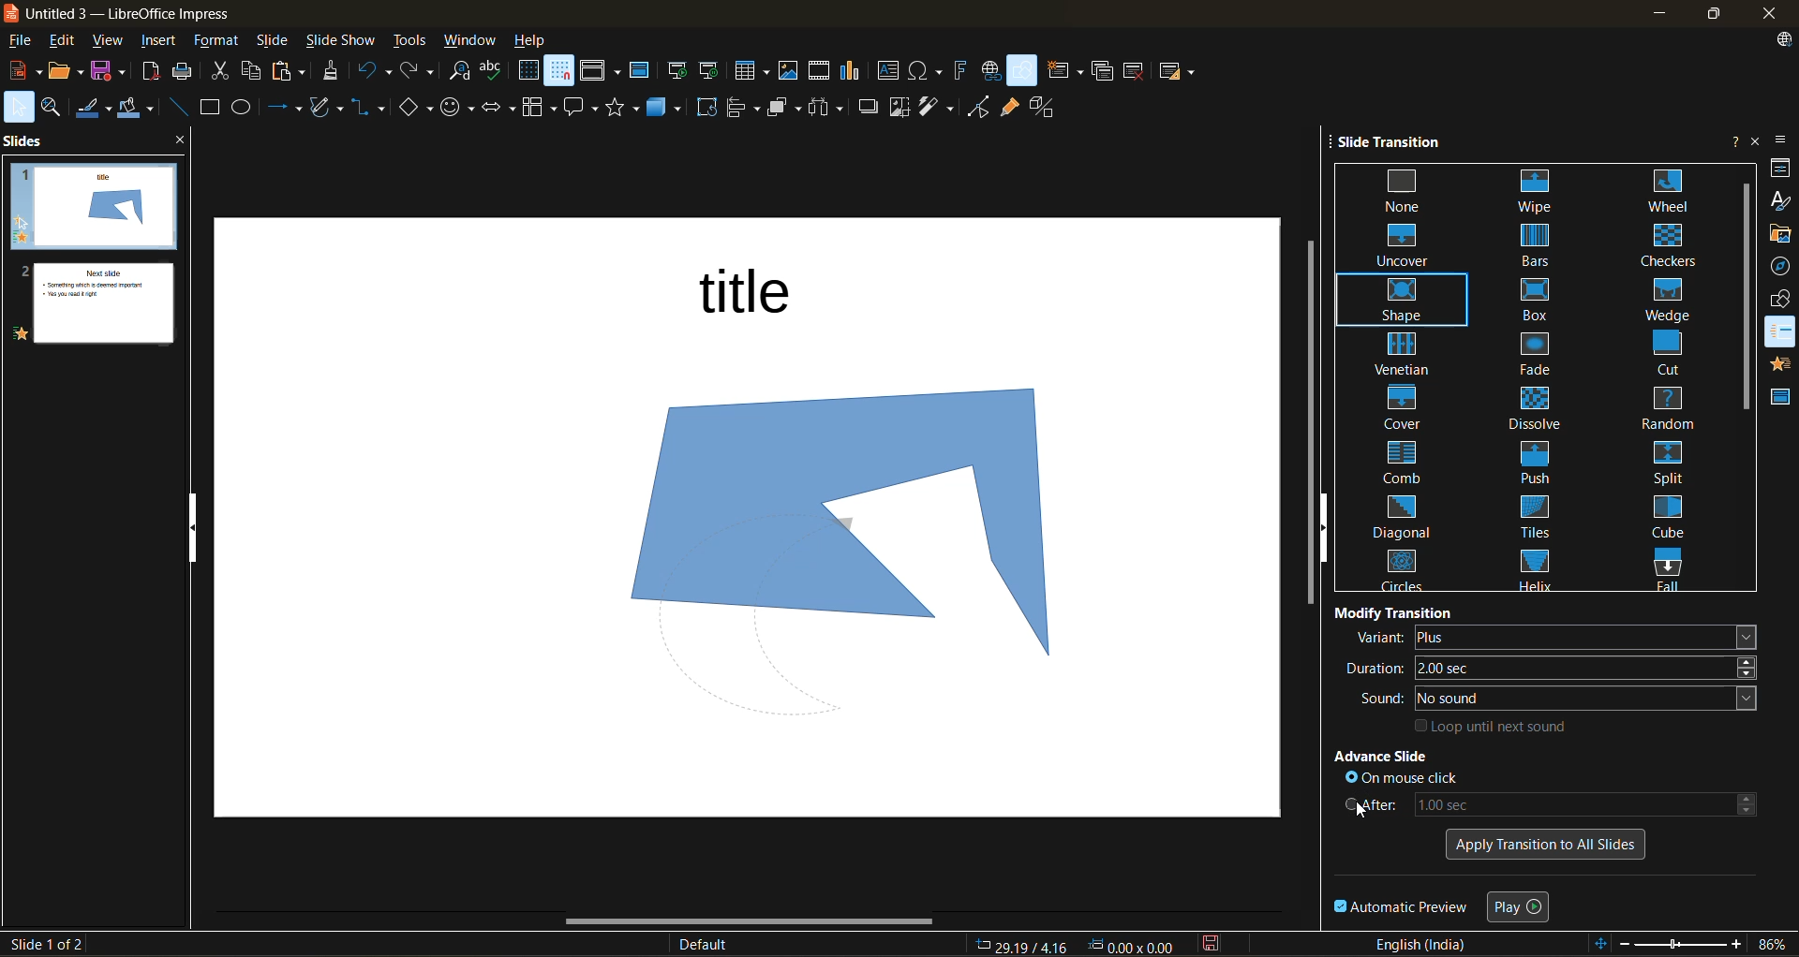 Image resolution: width=1799 pixels, height=957 pixels. Describe the element at coordinates (1398, 144) in the screenshot. I see `slide transition` at that location.